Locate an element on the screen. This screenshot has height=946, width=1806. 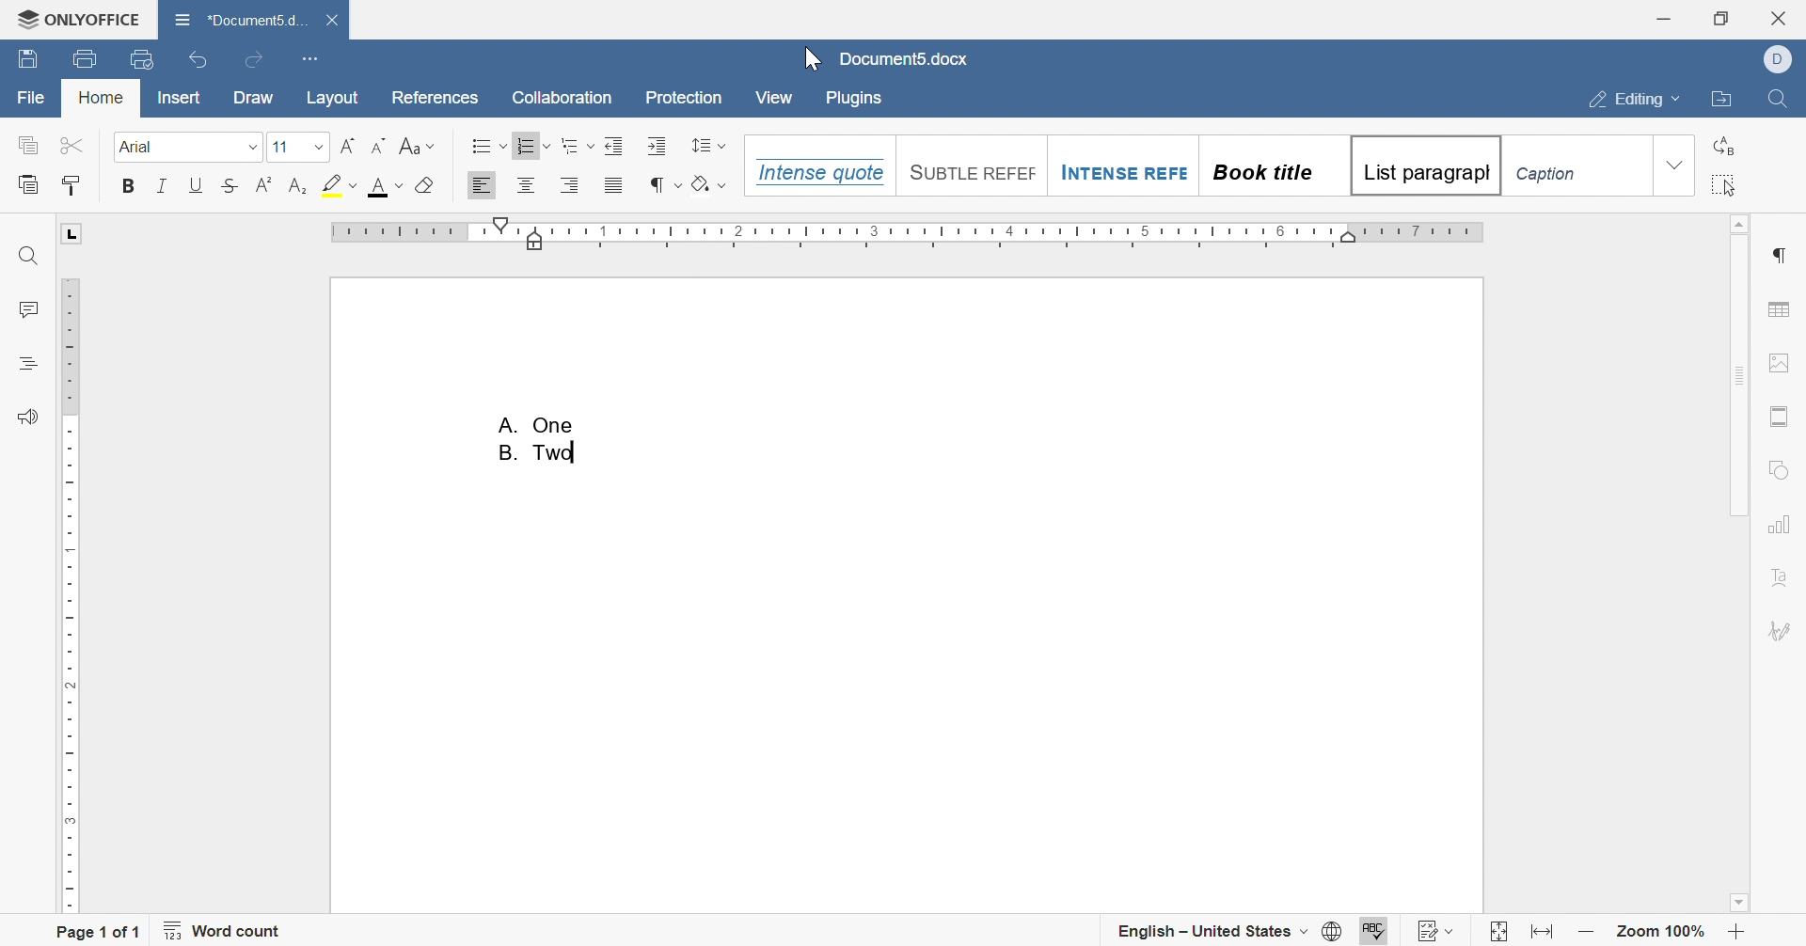
Heading styles is located at coordinates (1200, 166).